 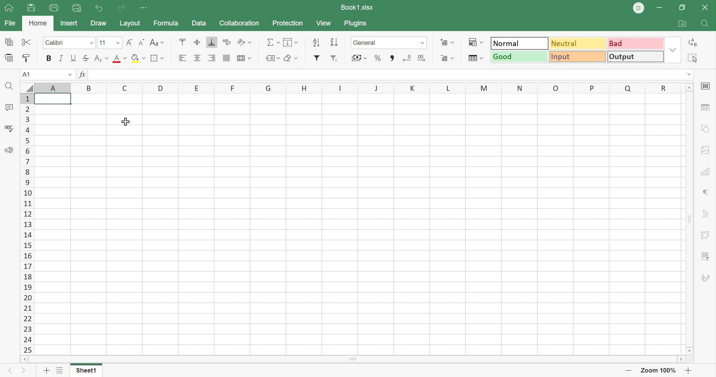 What do you see at coordinates (707, 150) in the screenshot?
I see `Image settings` at bounding box center [707, 150].